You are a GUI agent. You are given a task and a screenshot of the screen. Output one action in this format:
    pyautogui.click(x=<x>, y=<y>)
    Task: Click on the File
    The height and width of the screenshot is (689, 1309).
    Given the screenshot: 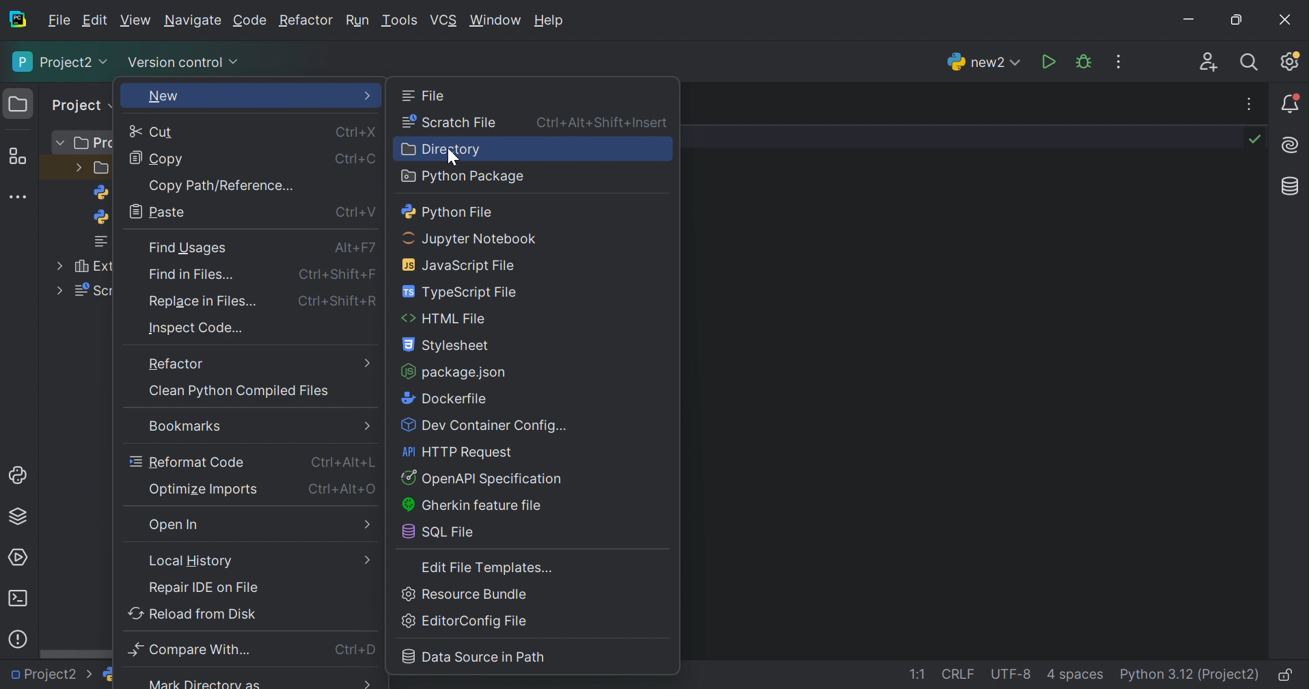 What is the action you would take?
    pyautogui.click(x=57, y=21)
    